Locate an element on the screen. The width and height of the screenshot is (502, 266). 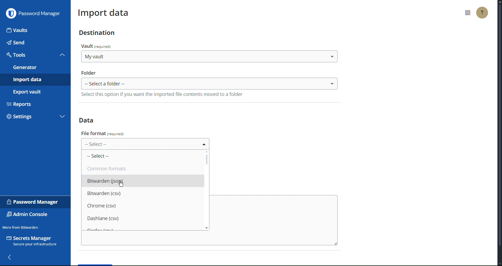
Chrome (csv) is located at coordinates (142, 205).